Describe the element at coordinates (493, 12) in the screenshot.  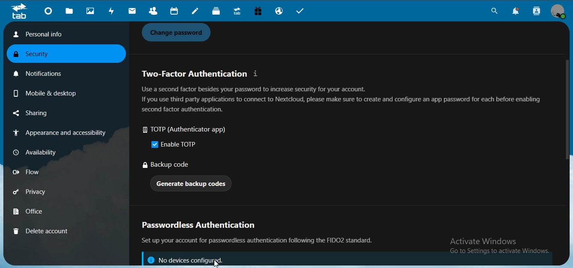
I see `search` at that location.